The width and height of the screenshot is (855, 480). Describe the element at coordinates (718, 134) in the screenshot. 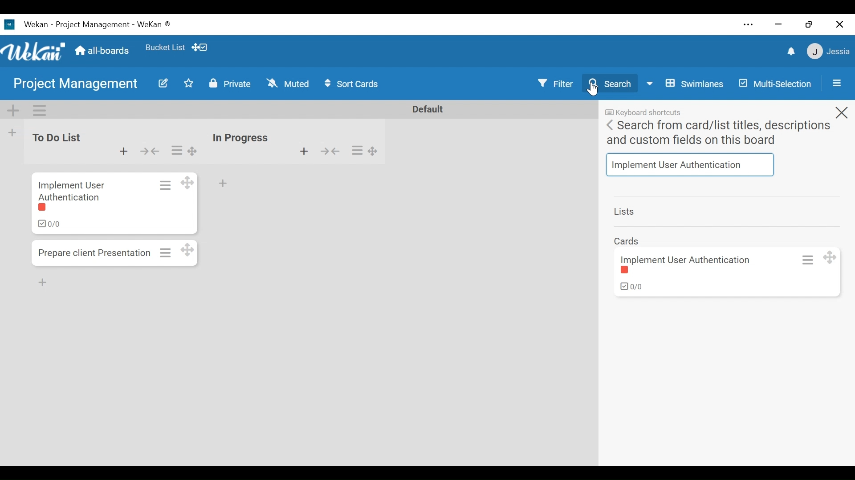

I see `Search from card/list titles, description and custom fields on this board` at that location.